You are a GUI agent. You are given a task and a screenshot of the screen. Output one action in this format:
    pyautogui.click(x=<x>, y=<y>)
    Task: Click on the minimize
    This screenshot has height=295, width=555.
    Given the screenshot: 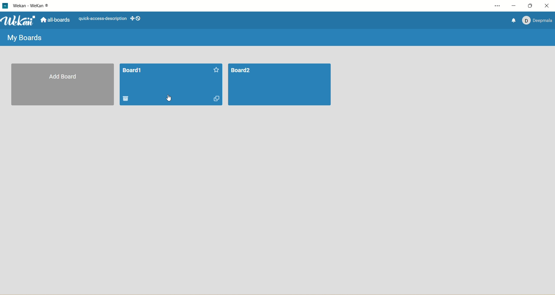 What is the action you would take?
    pyautogui.click(x=513, y=6)
    